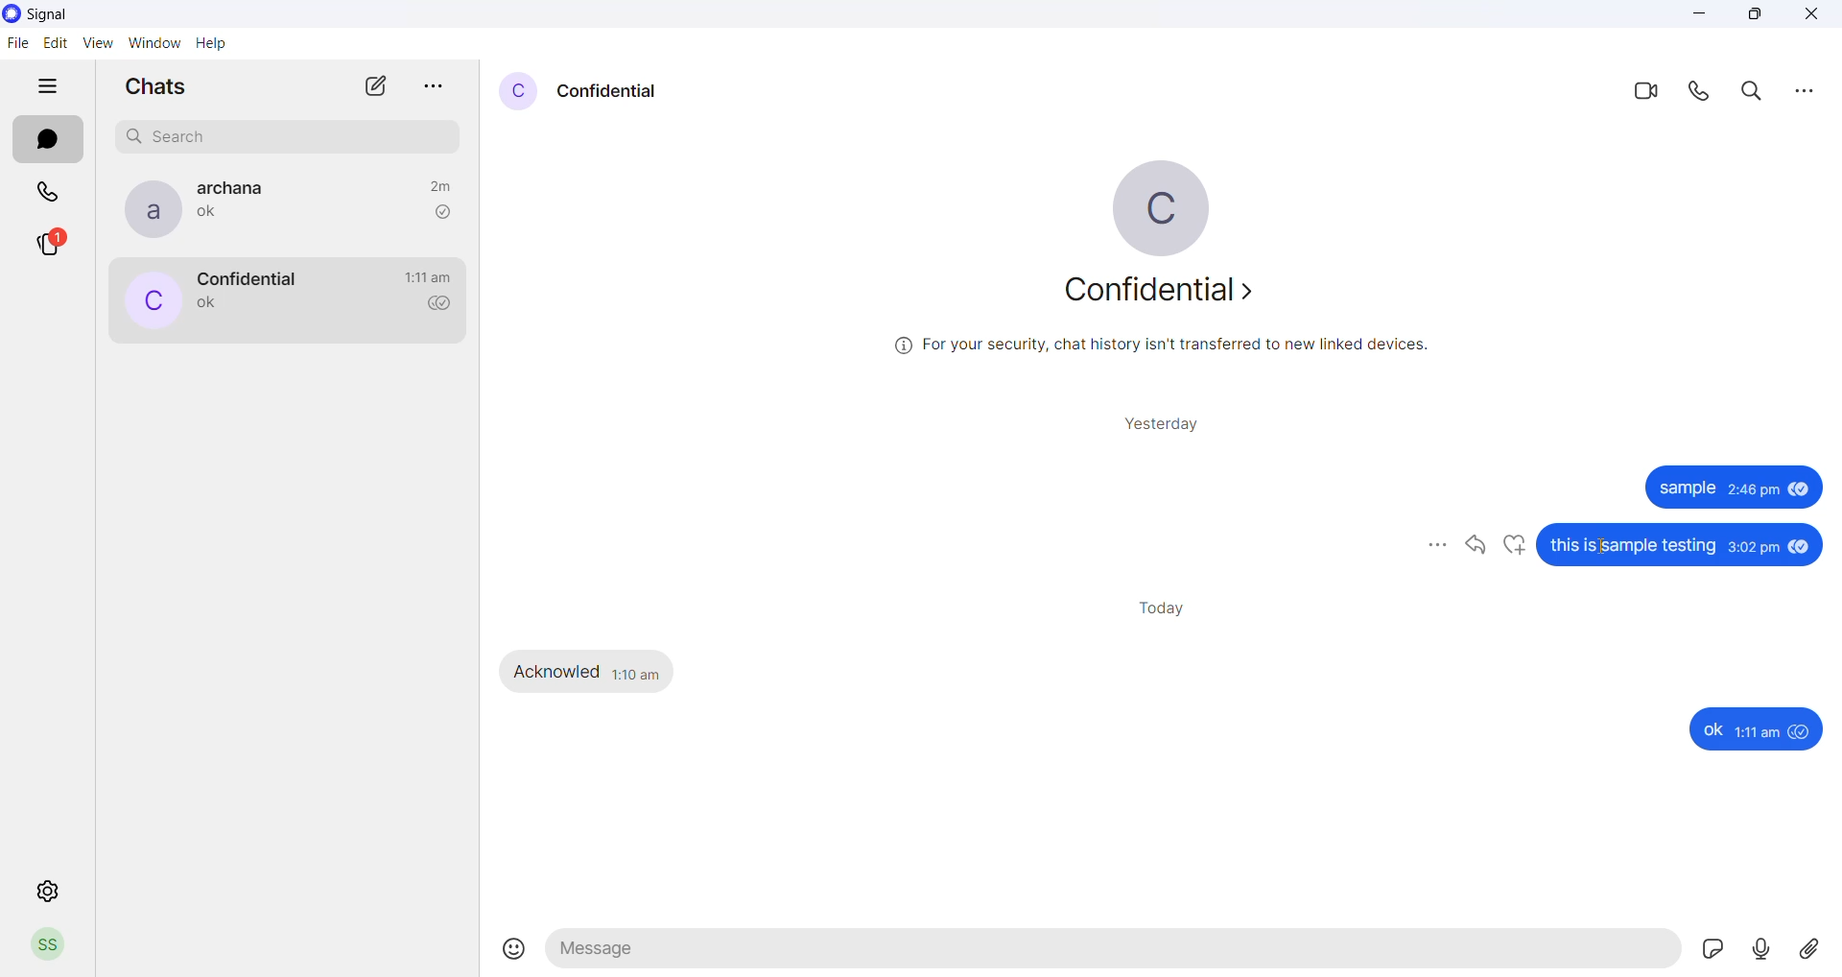 The image size is (1842, 977). I want to click on last message, so click(208, 305).